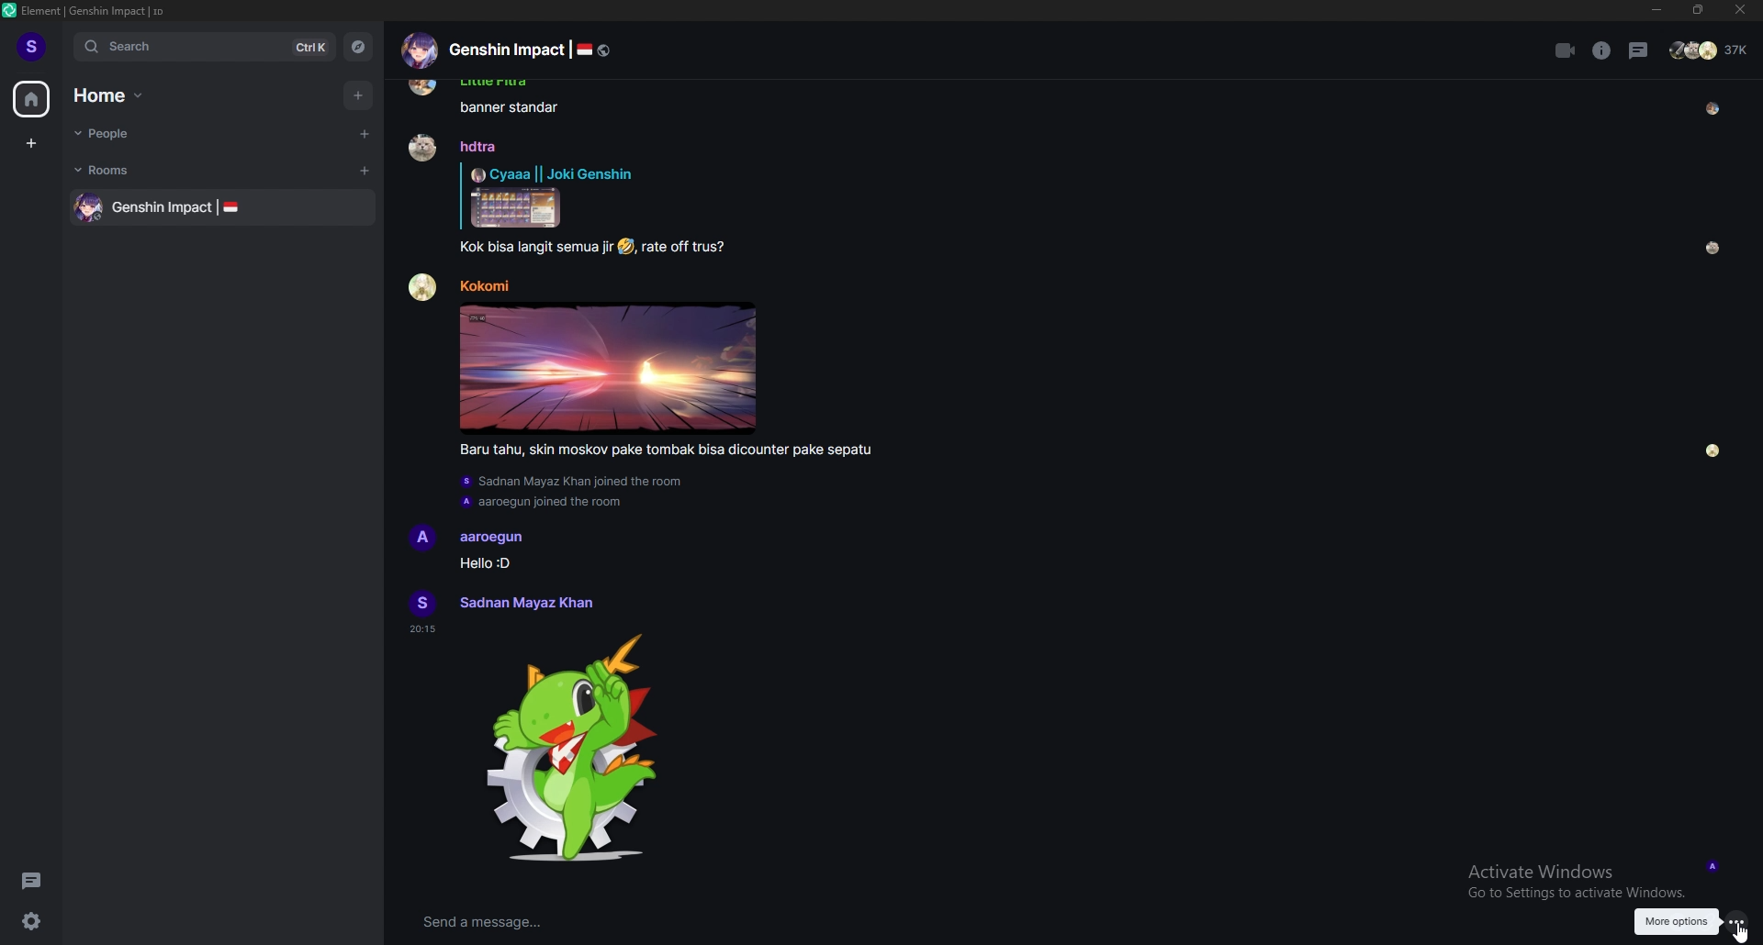 The height and width of the screenshot is (945, 1763). I want to click on Activate Windows
Go to Settings to activate Windows., so click(1577, 882).